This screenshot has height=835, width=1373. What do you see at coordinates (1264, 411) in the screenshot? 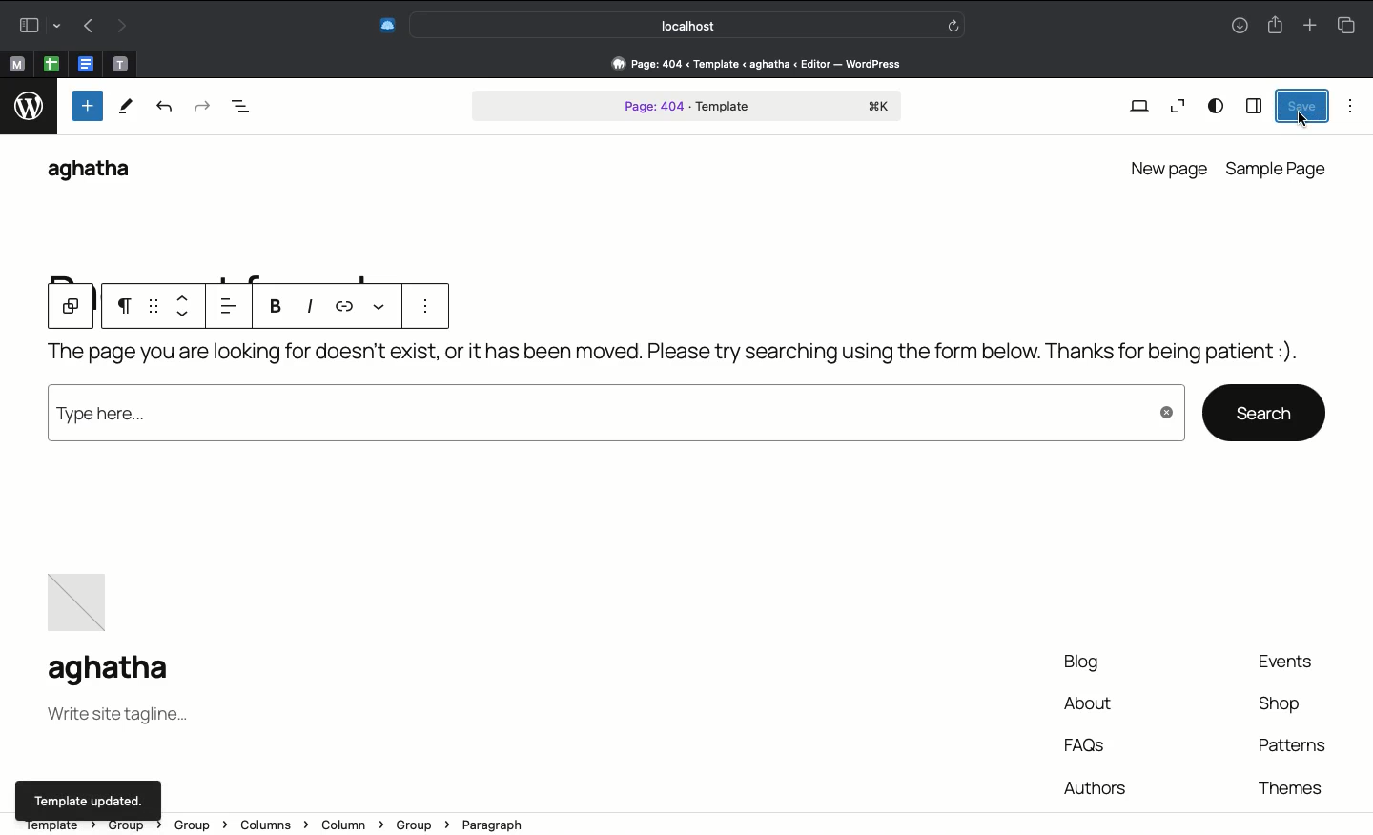
I see `search` at bounding box center [1264, 411].